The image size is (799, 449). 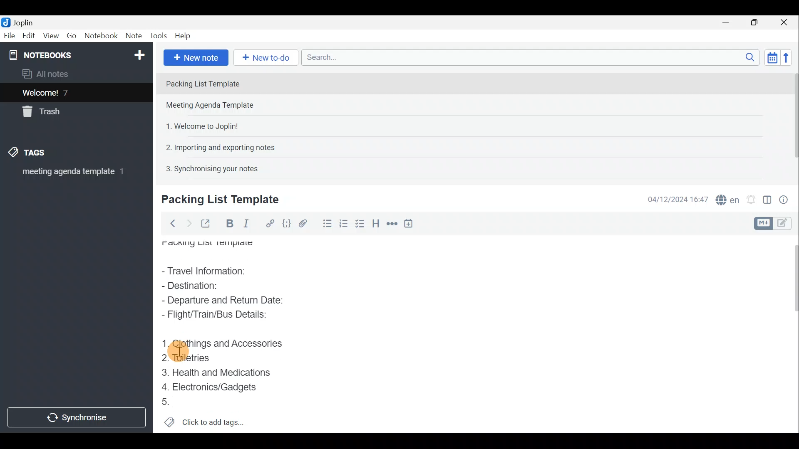 What do you see at coordinates (303, 223) in the screenshot?
I see `Attach file` at bounding box center [303, 223].